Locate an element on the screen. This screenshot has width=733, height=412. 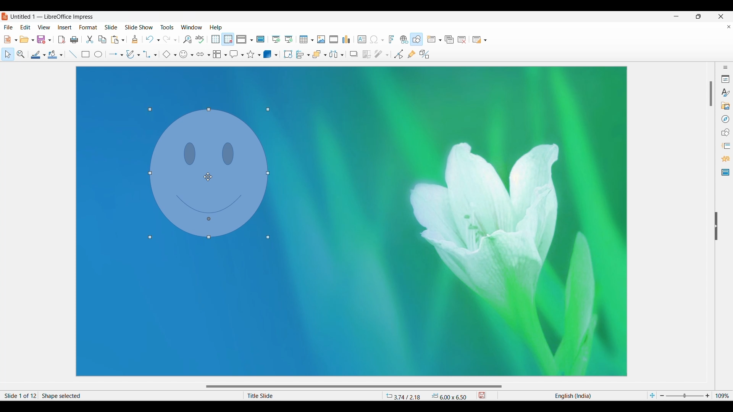
slide transition is located at coordinates (727, 146).